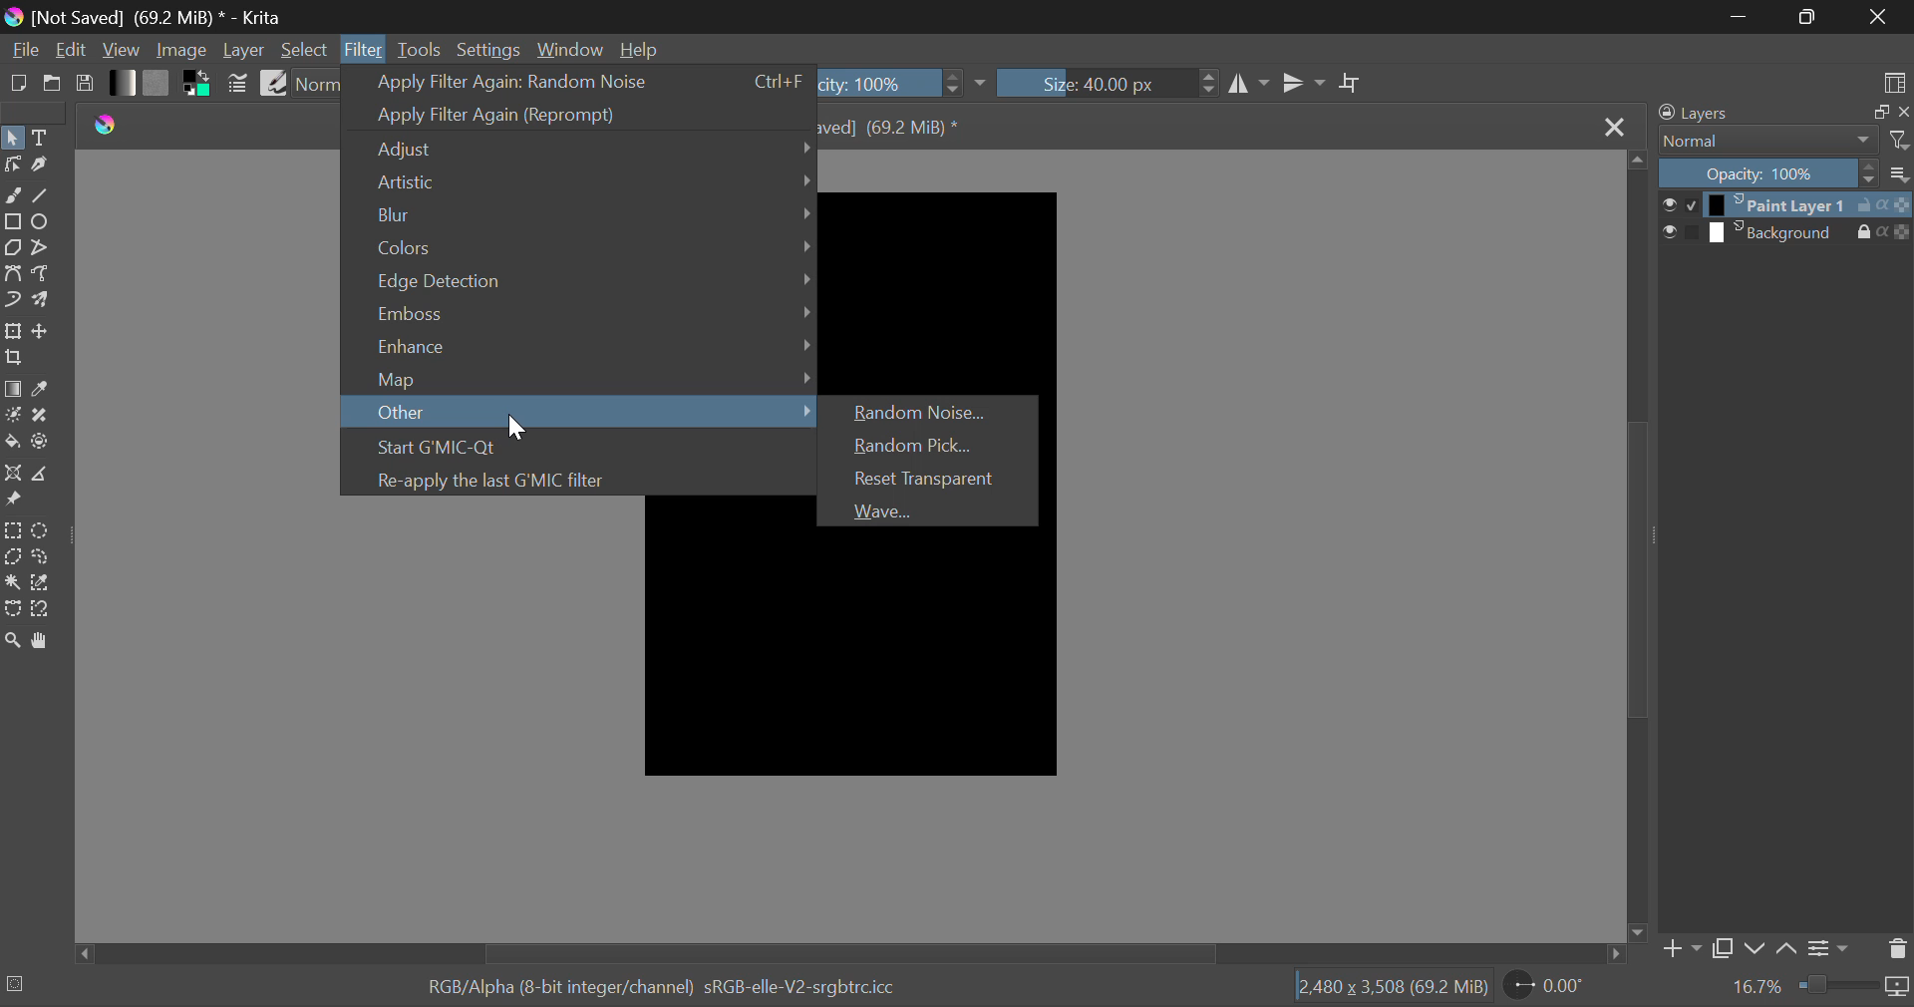  Describe the element at coordinates (86, 85) in the screenshot. I see `Save` at that location.